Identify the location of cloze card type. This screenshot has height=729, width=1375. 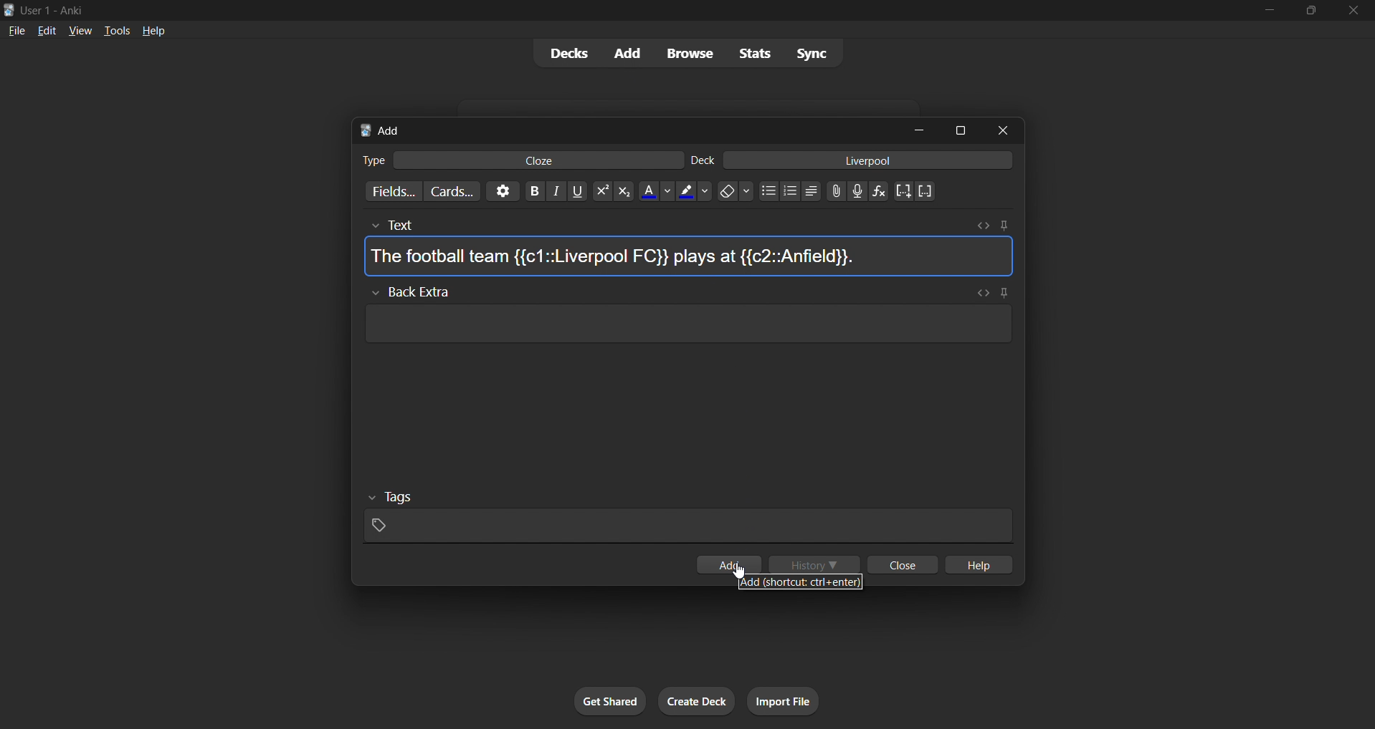
(540, 161).